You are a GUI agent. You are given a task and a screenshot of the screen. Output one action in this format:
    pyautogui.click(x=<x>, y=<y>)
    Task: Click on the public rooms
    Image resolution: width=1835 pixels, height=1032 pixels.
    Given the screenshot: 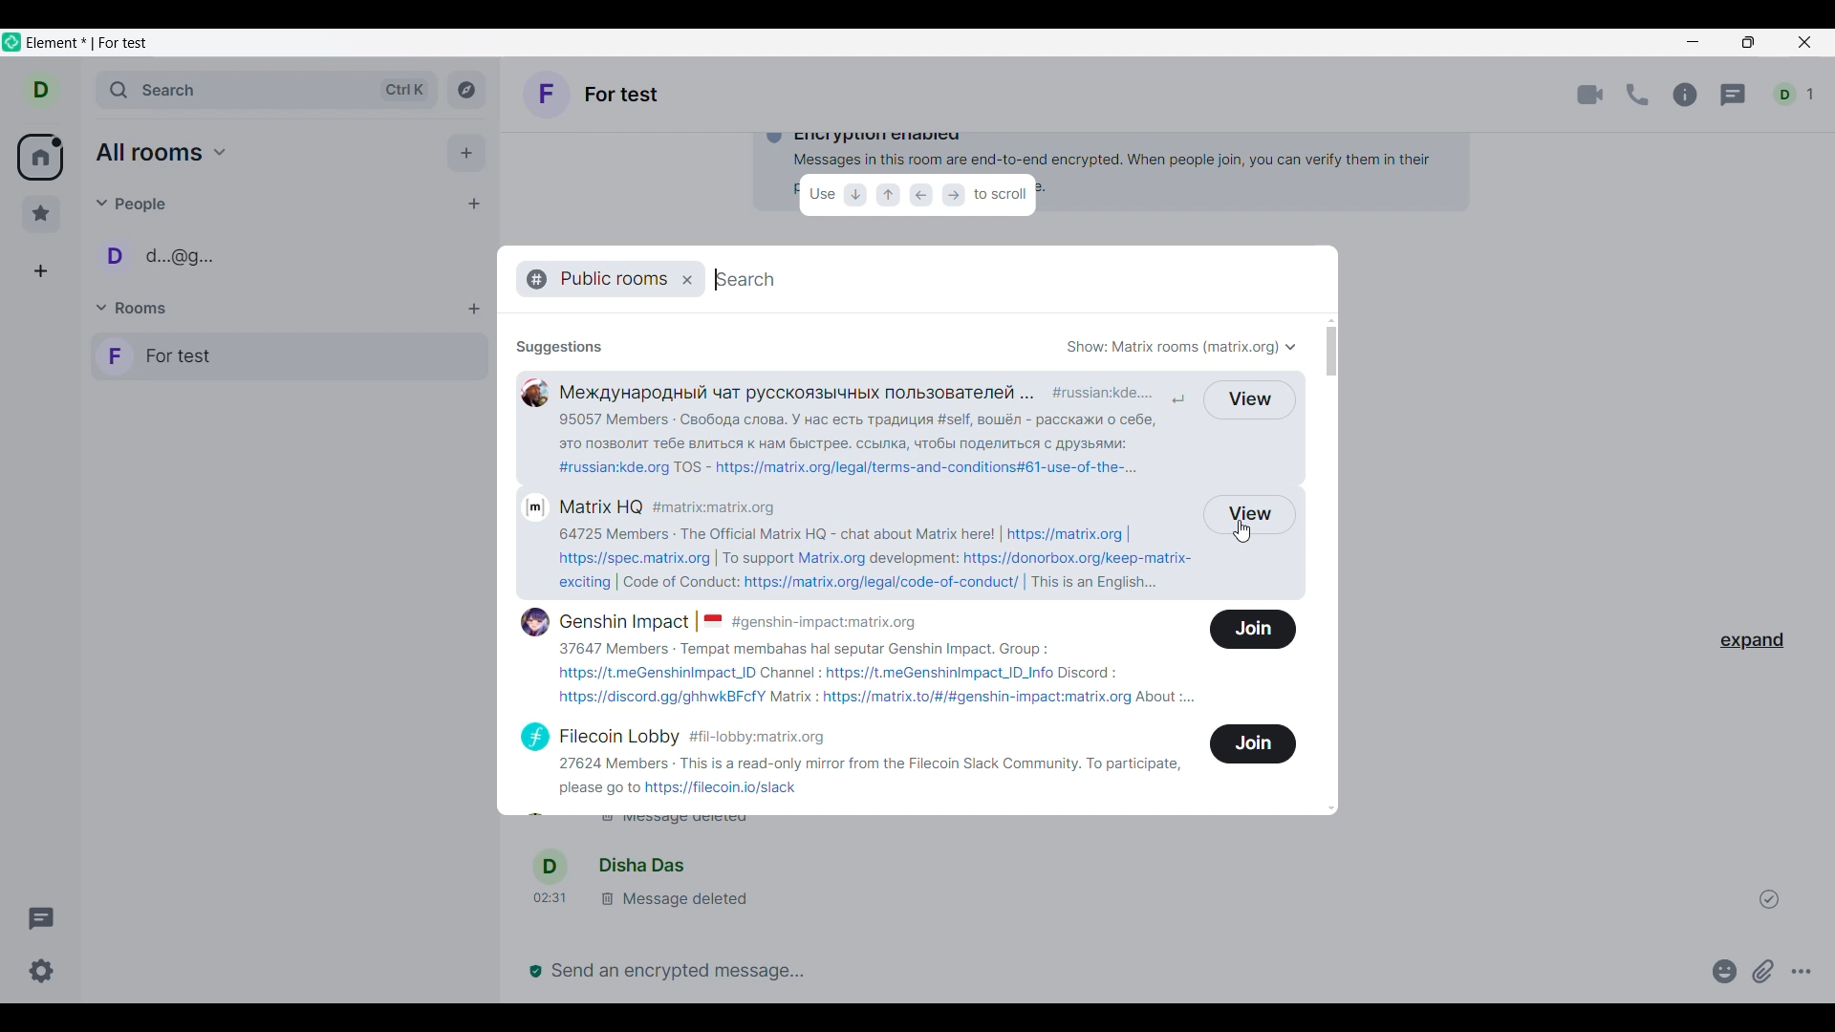 What is the action you would take?
    pyautogui.click(x=606, y=278)
    